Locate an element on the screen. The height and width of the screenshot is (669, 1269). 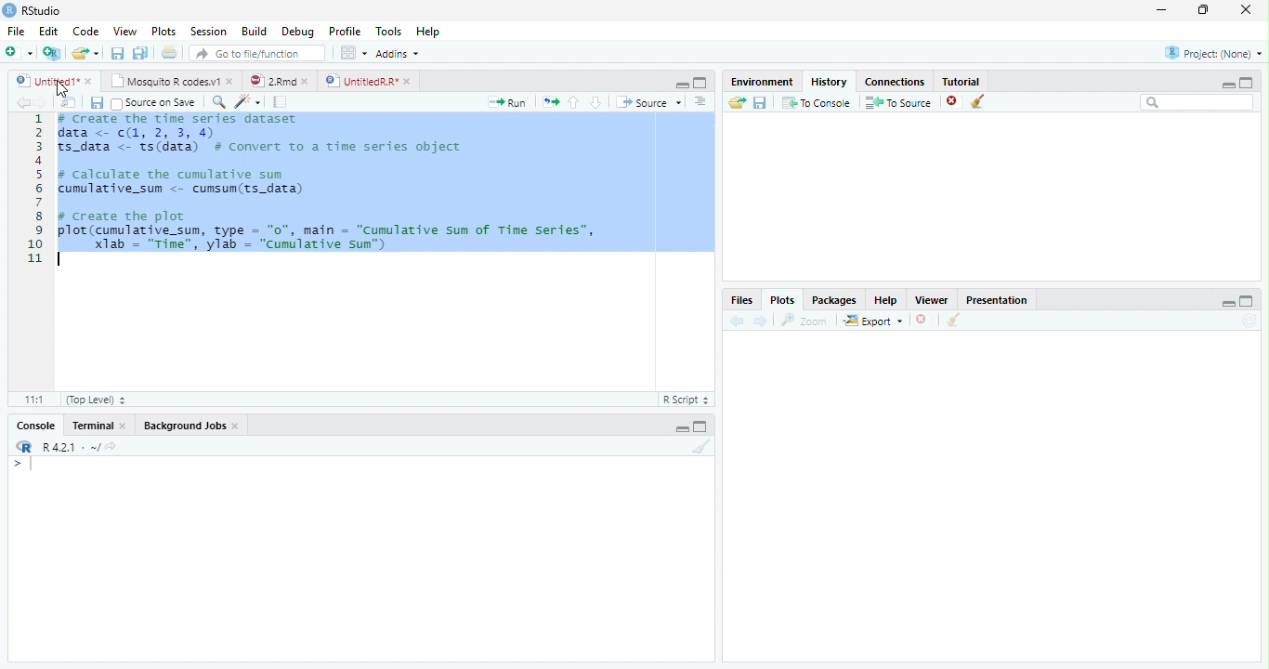
Next is located at coordinates (761, 324).